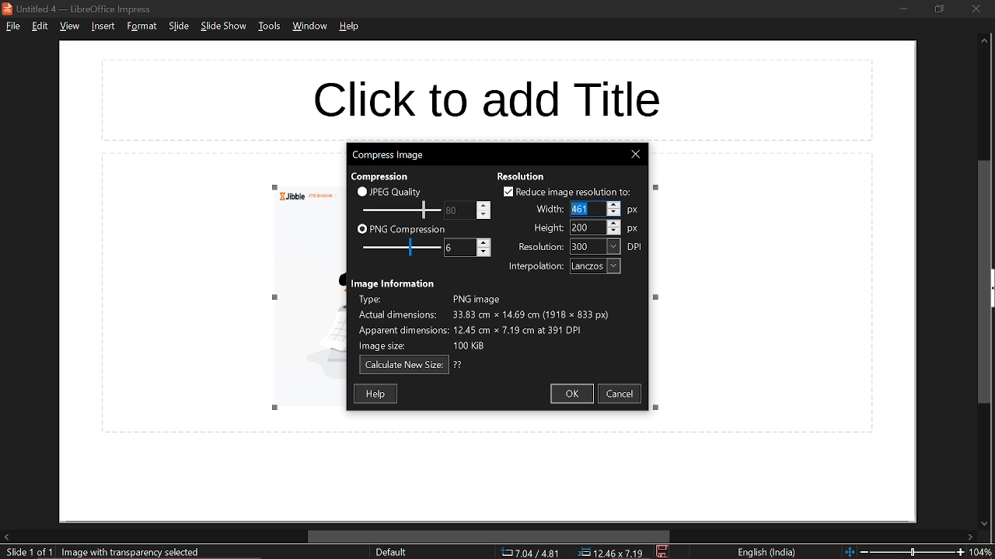  What do you see at coordinates (498, 321) in the screenshot?
I see `Image information` at bounding box center [498, 321].